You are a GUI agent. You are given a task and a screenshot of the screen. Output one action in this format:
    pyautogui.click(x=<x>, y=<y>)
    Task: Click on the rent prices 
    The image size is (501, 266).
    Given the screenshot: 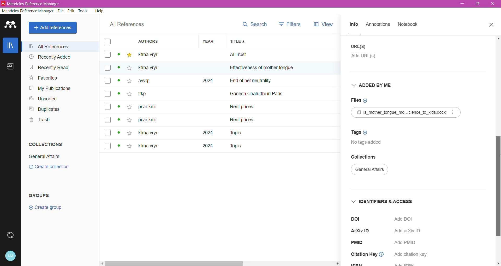 What is the action you would take?
    pyautogui.click(x=243, y=119)
    